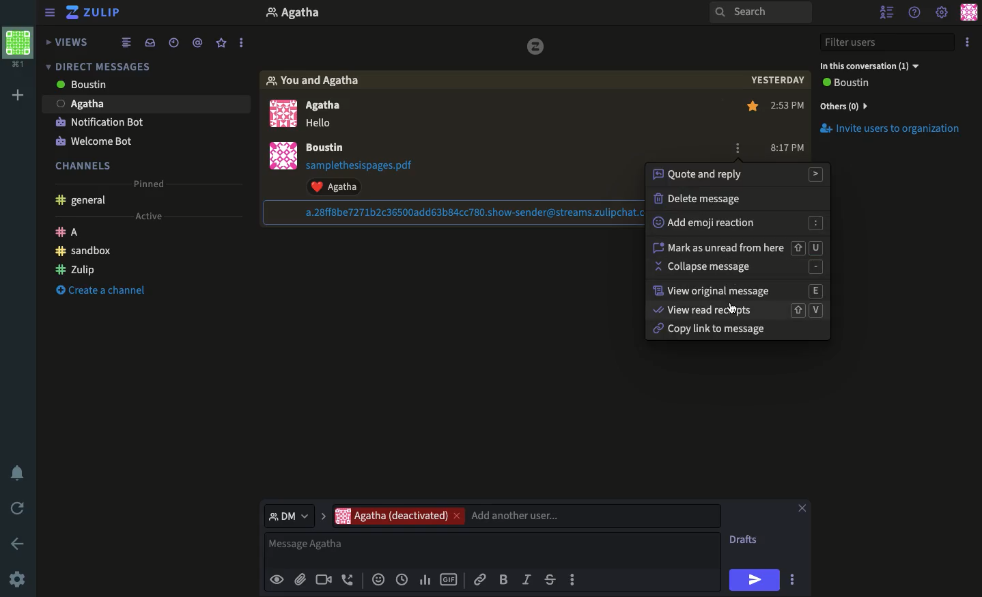 This screenshot has width=982, height=597. What do you see at coordinates (20, 473) in the screenshot?
I see `Notification` at bounding box center [20, 473].